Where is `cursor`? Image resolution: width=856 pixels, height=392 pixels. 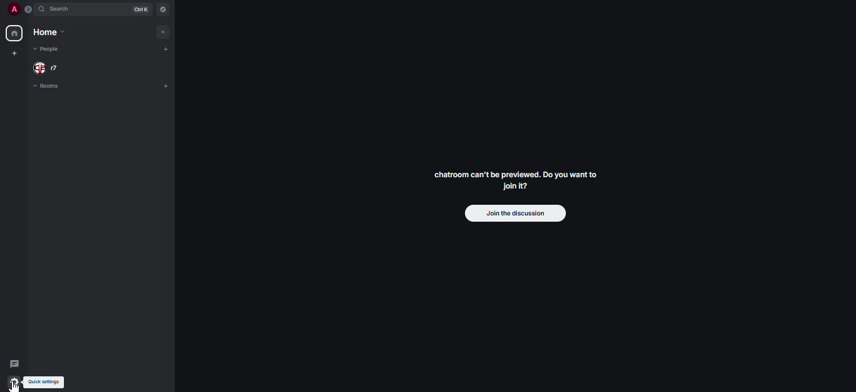 cursor is located at coordinates (18, 384).